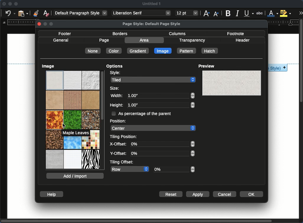 This screenshot has width=303, height=223. What do you see at coordinates (198, 194) in the screenshot?
I see `apply` at bounding box center [198, 194].